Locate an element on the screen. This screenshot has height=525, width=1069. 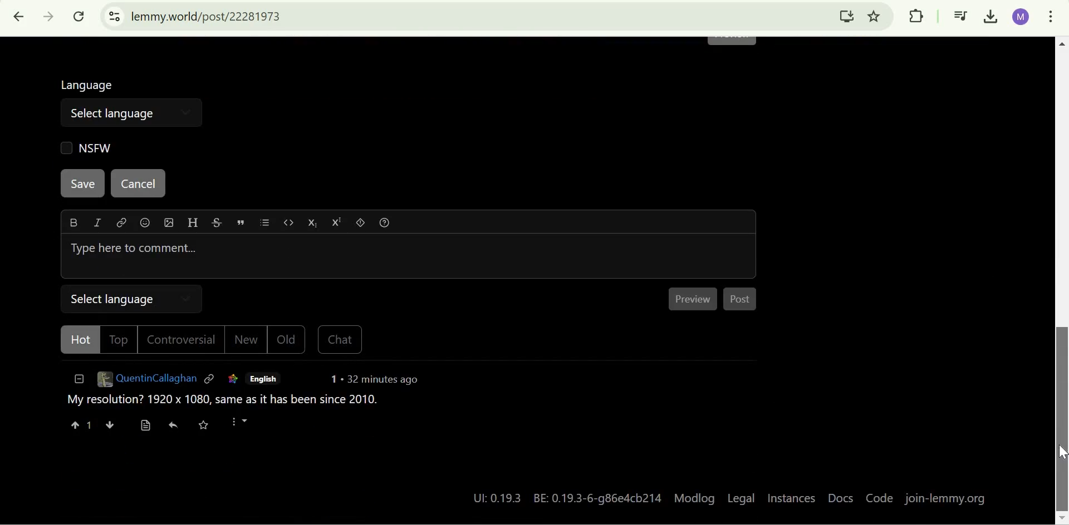
View site information is located at coordinates (114, 17).